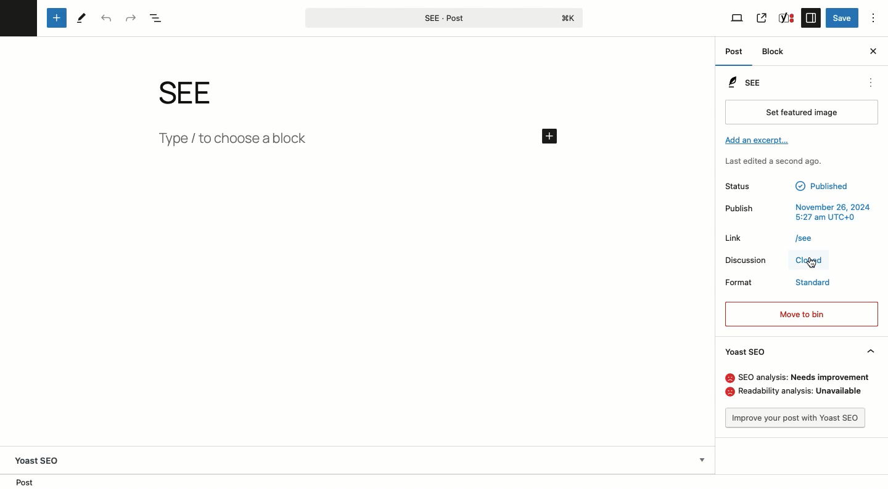 This screenshot has height=489, width=888. I want to click on Tools, so click(82, 18).